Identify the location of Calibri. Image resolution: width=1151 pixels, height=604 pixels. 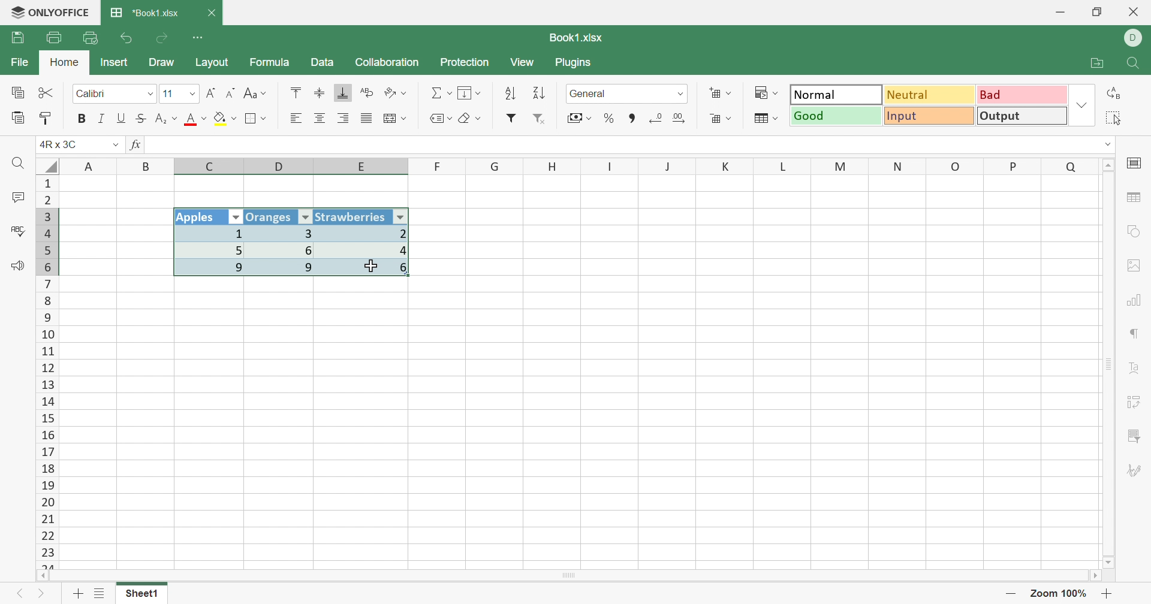
(92, 94).